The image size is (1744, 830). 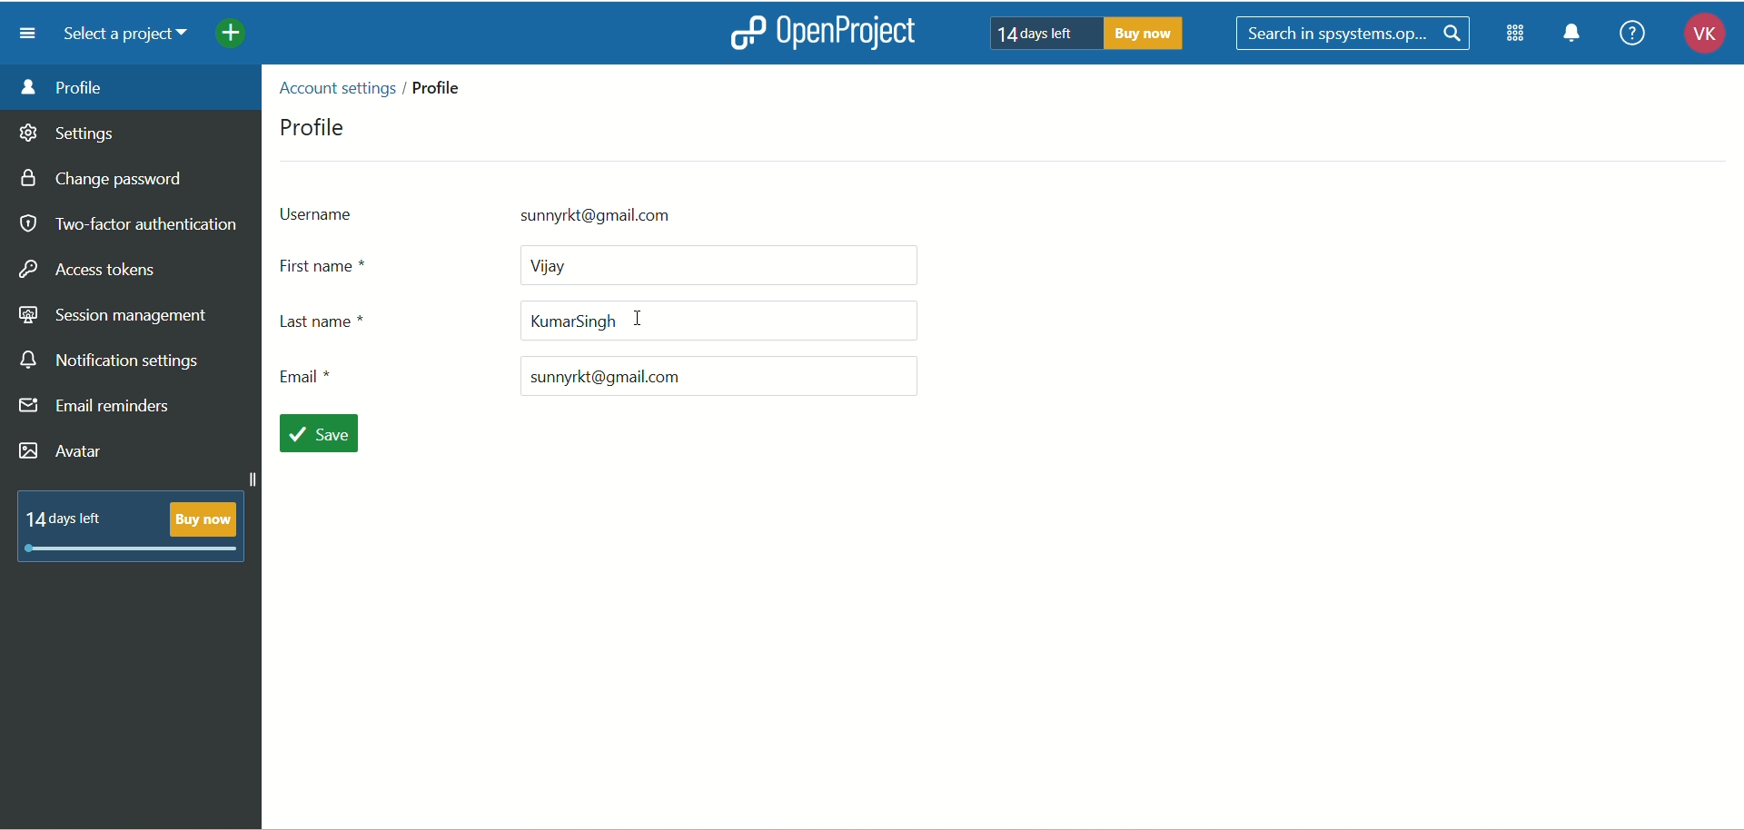 I want to click on text, so click(x=1089, y=34).